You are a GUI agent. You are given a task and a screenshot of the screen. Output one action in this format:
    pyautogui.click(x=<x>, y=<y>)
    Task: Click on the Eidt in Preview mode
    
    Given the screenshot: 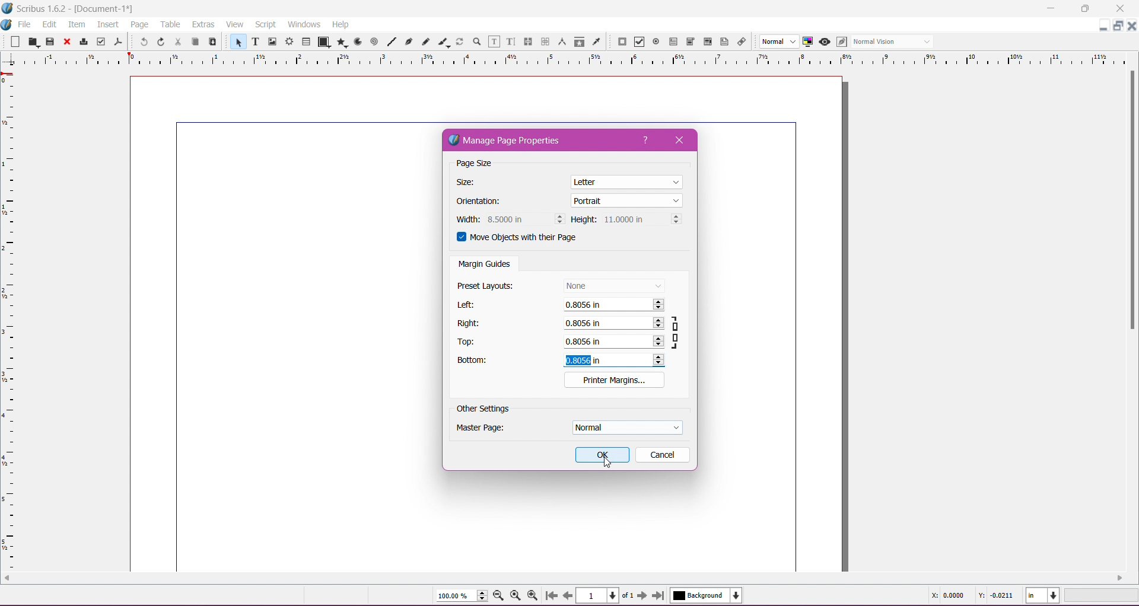 What is the action you would take?
    pyautogui.click(x=841, y=42)
    